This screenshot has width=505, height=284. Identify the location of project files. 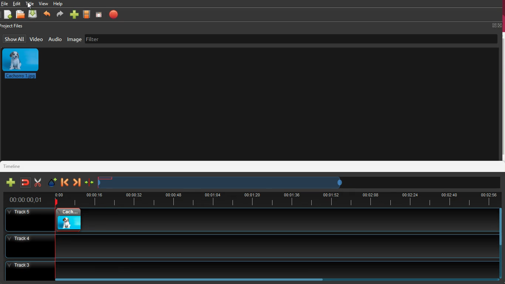
(13, 26).